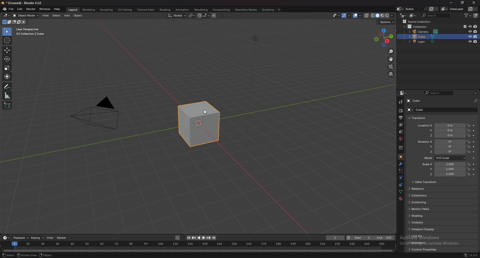  What do you see at coordinates (267, 10) in the screenshot?
I see `scripting` at bounding box center [267, 10].